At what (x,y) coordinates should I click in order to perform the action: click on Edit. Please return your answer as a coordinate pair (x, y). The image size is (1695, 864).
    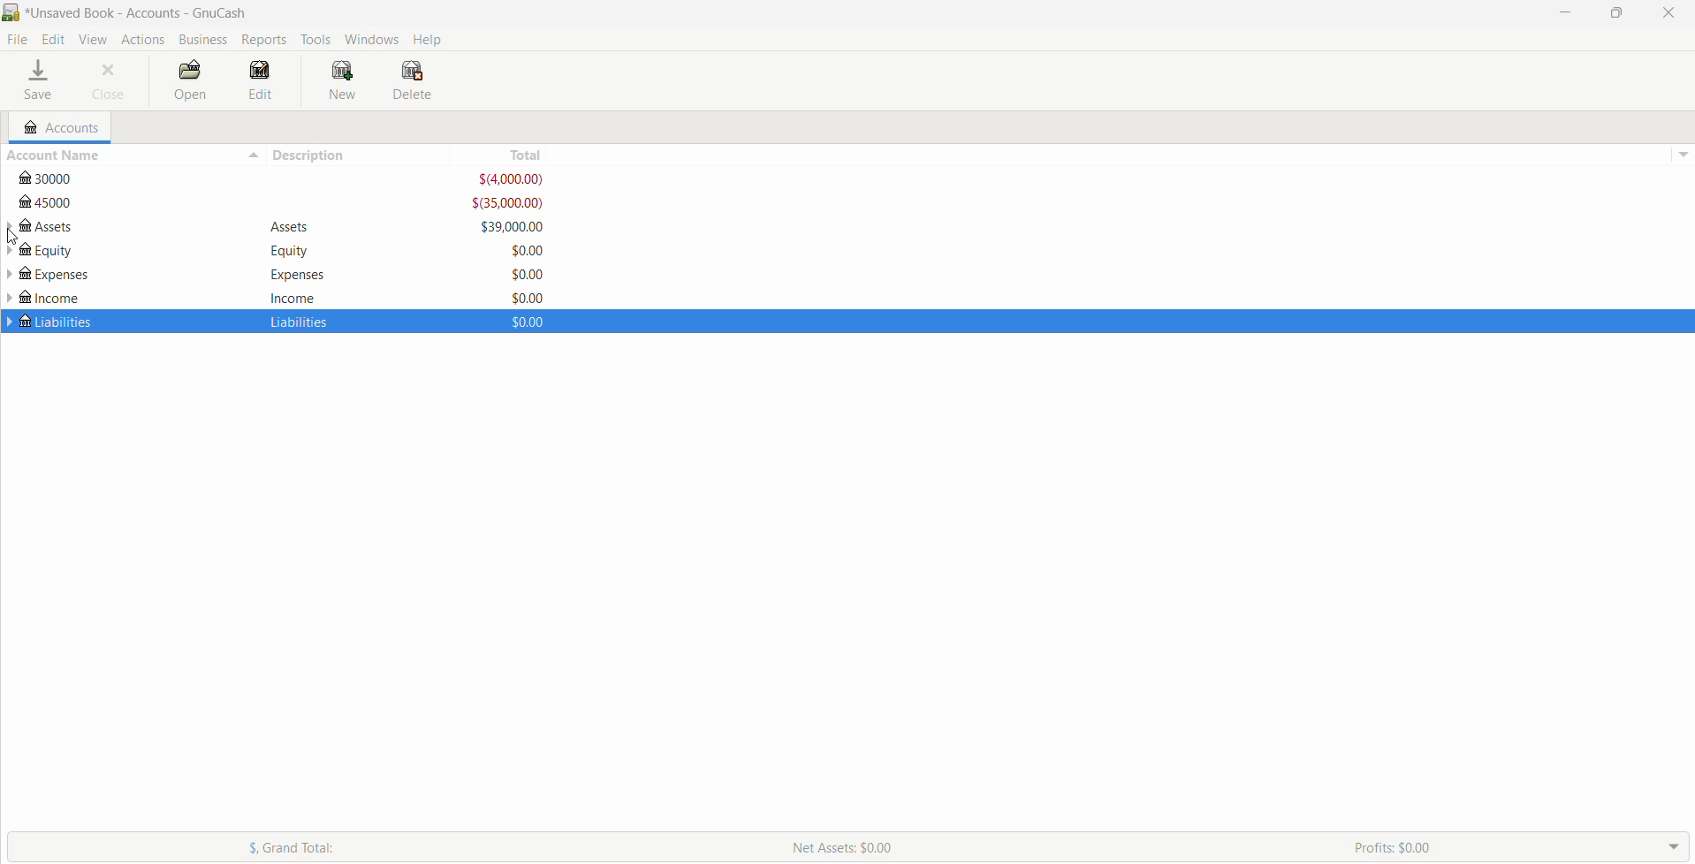
    Looking at the image, I should click on (262, 79).